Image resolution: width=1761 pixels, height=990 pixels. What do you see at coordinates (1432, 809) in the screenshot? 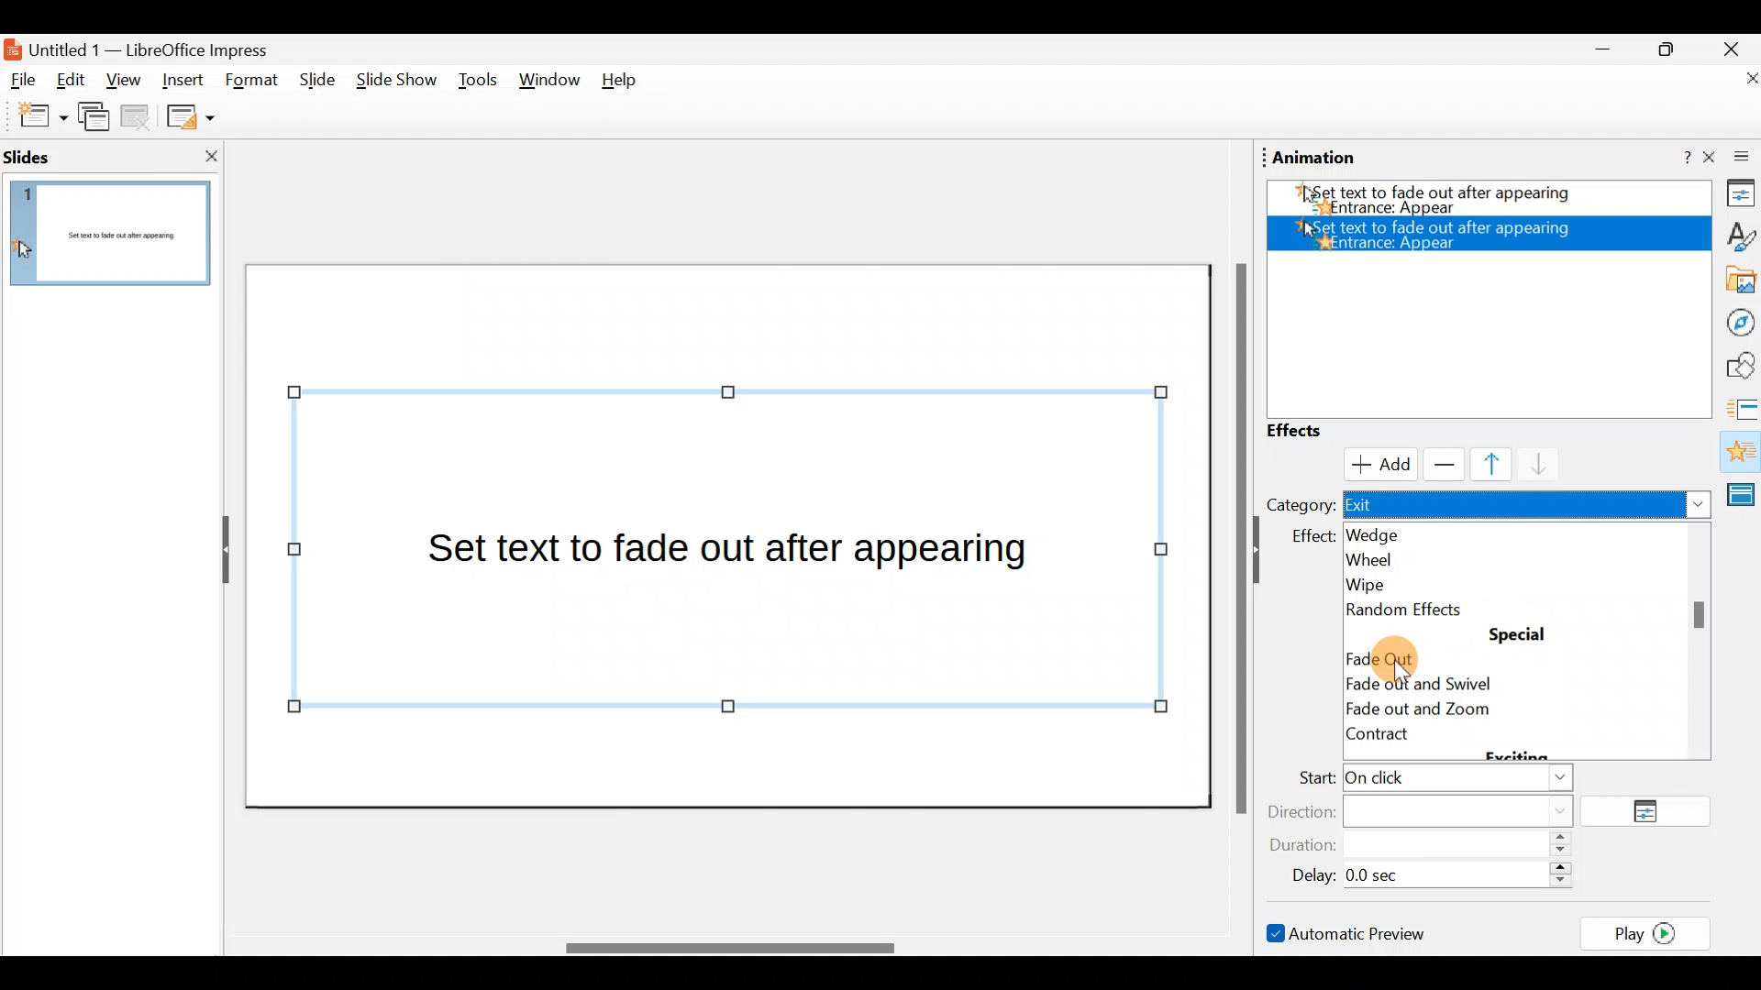
I see `Direction` at bounding box center [1432, 809].